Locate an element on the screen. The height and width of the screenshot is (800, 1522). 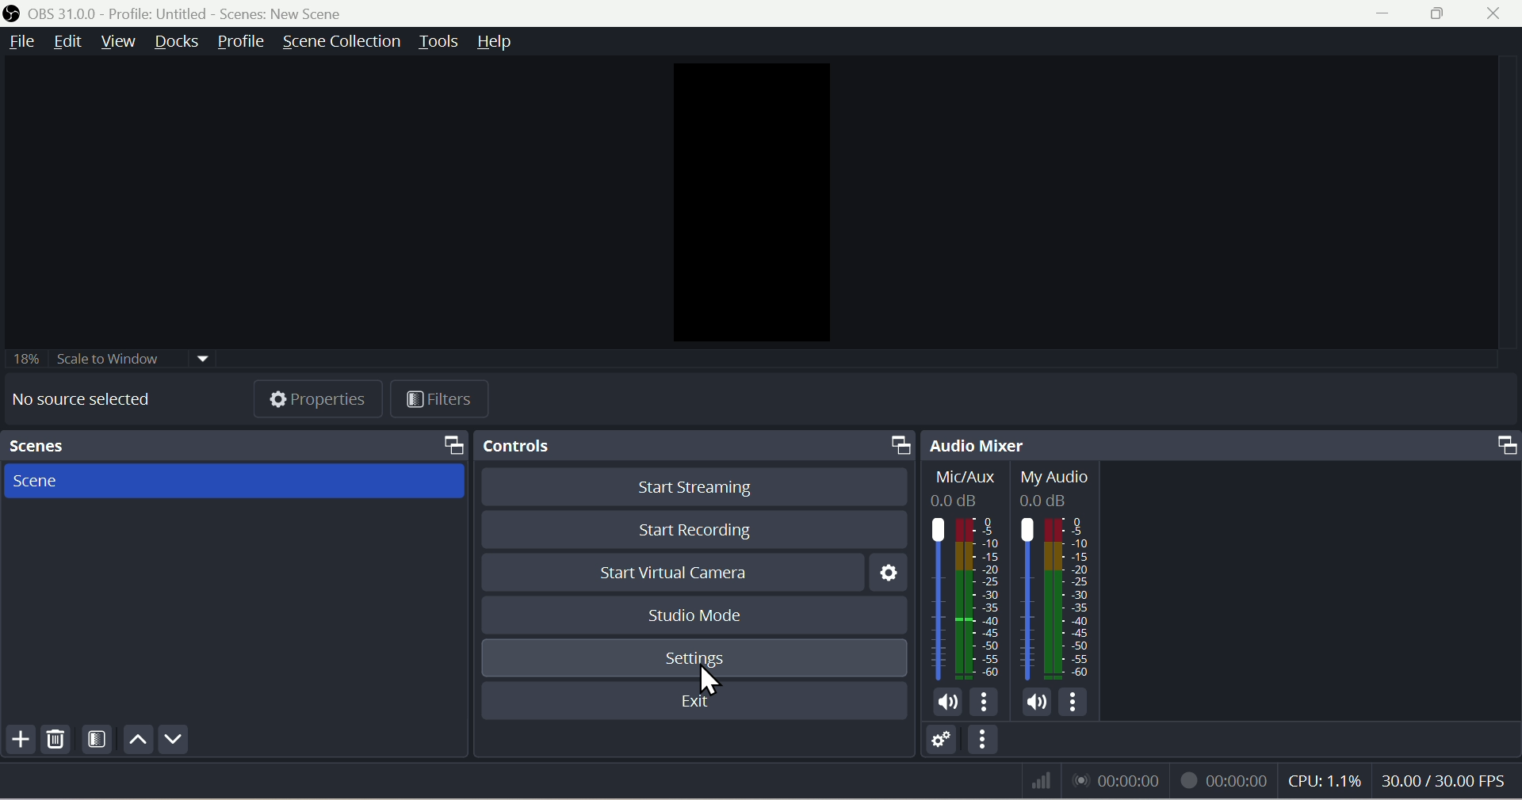
Start Recording is located at coordinates (690, 531).